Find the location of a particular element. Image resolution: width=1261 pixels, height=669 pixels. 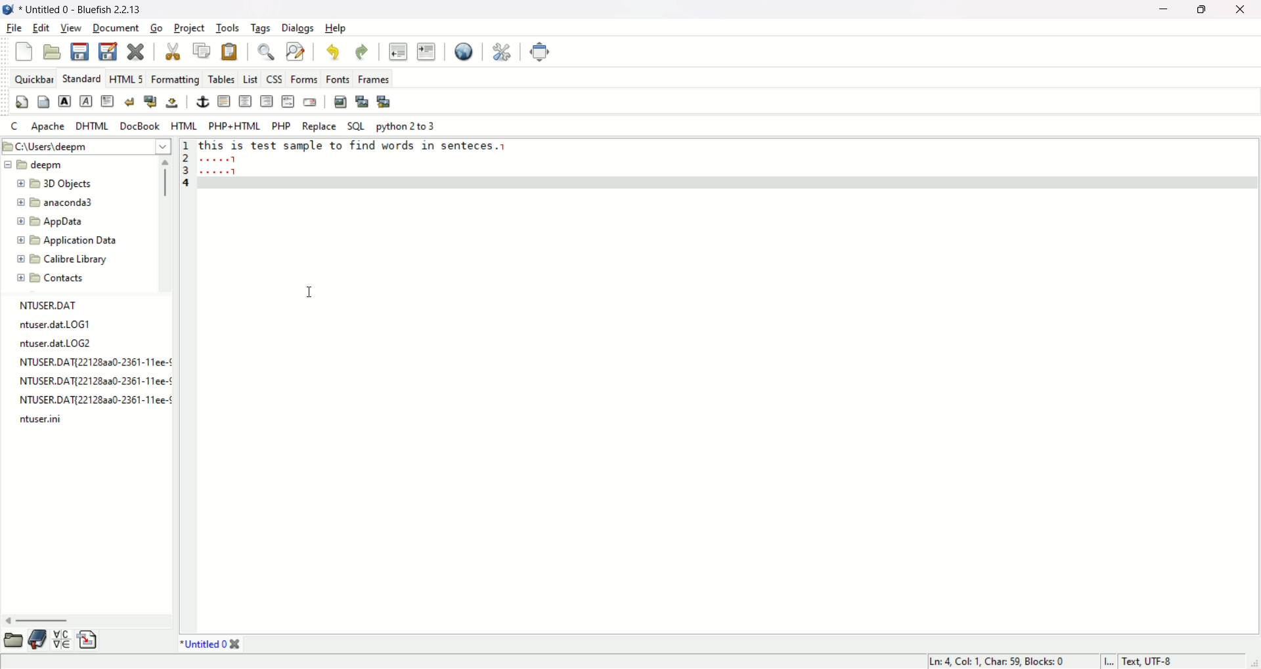

c is located at coordinates (14, 125).